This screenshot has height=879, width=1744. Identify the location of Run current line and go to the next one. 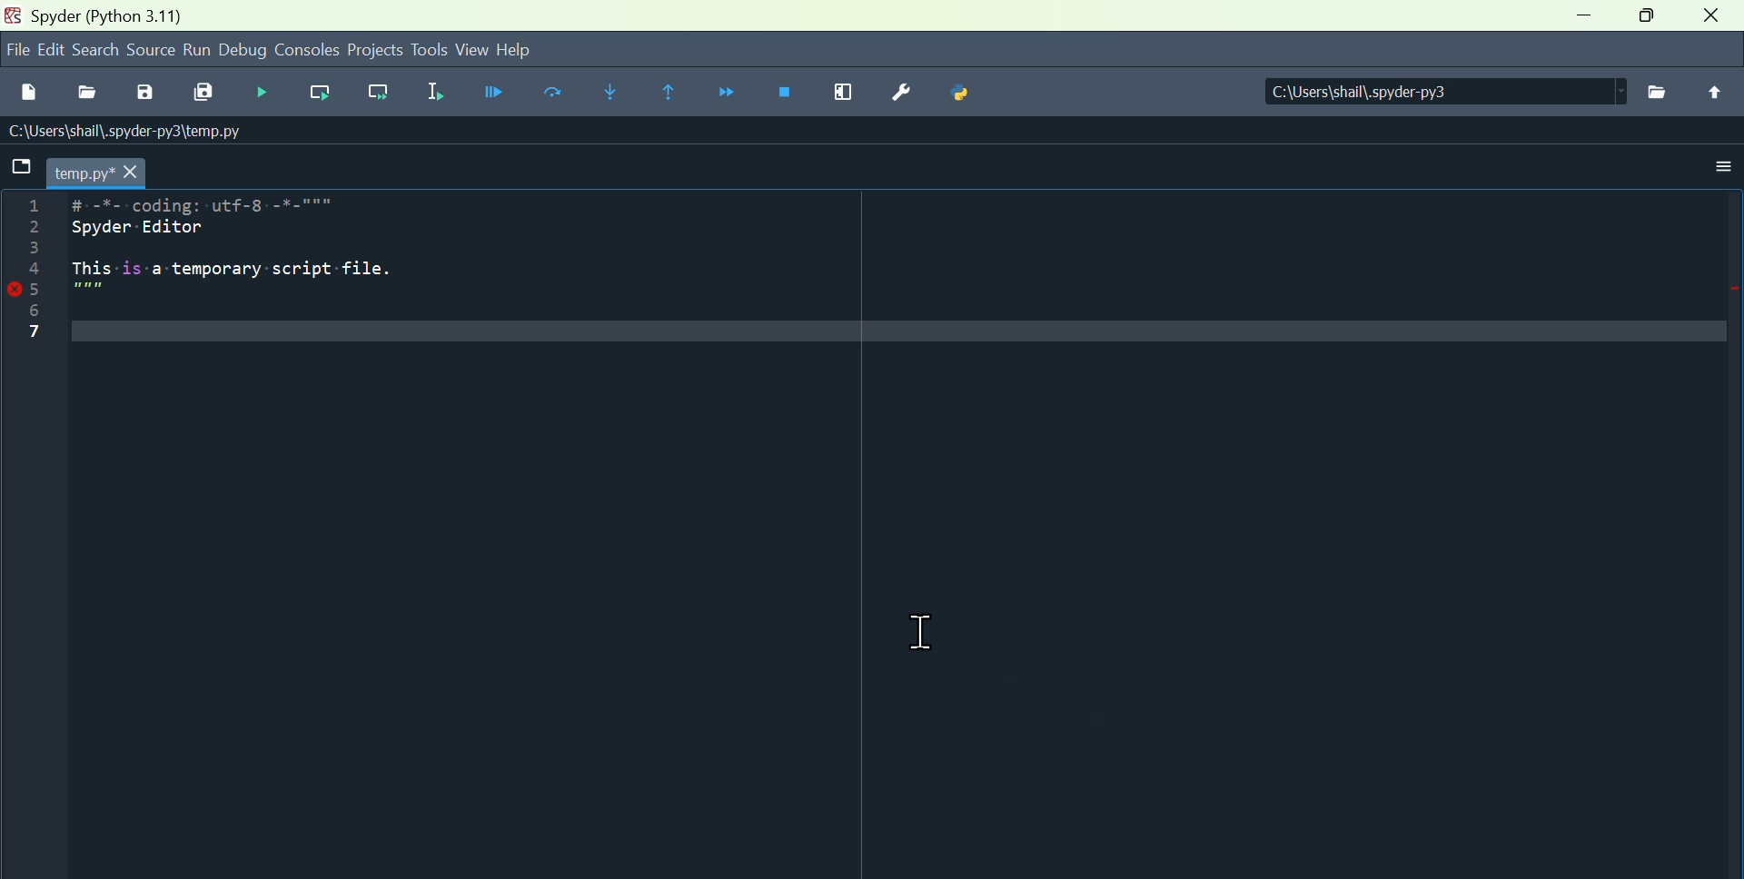
(376, 94).